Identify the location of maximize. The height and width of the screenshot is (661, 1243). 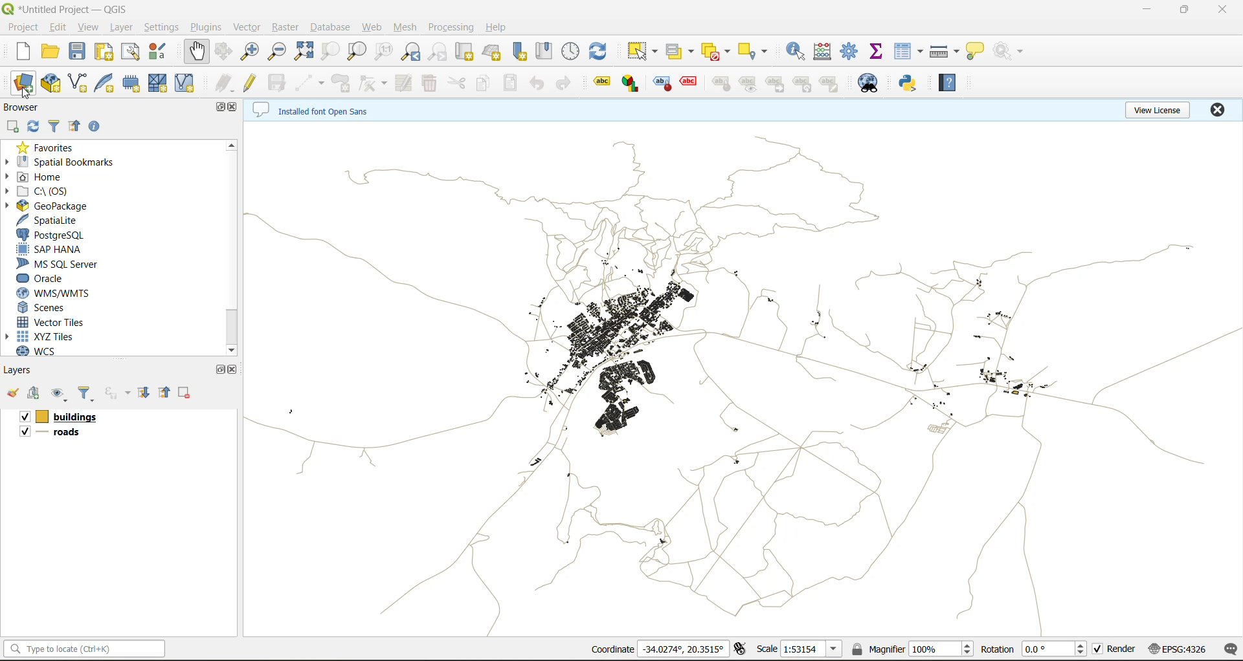
(1185, 10).